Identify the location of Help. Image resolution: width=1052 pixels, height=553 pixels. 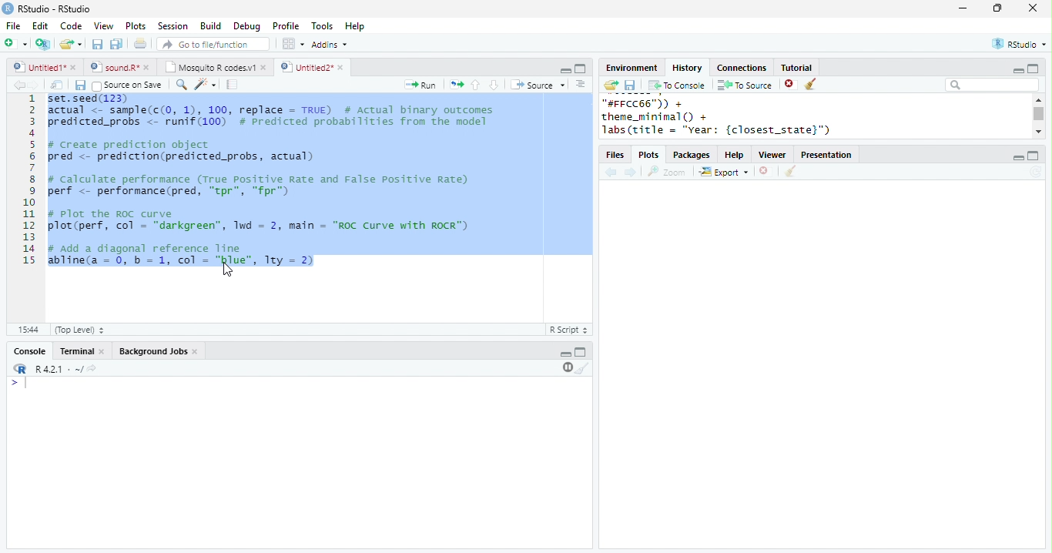
(355, 27).